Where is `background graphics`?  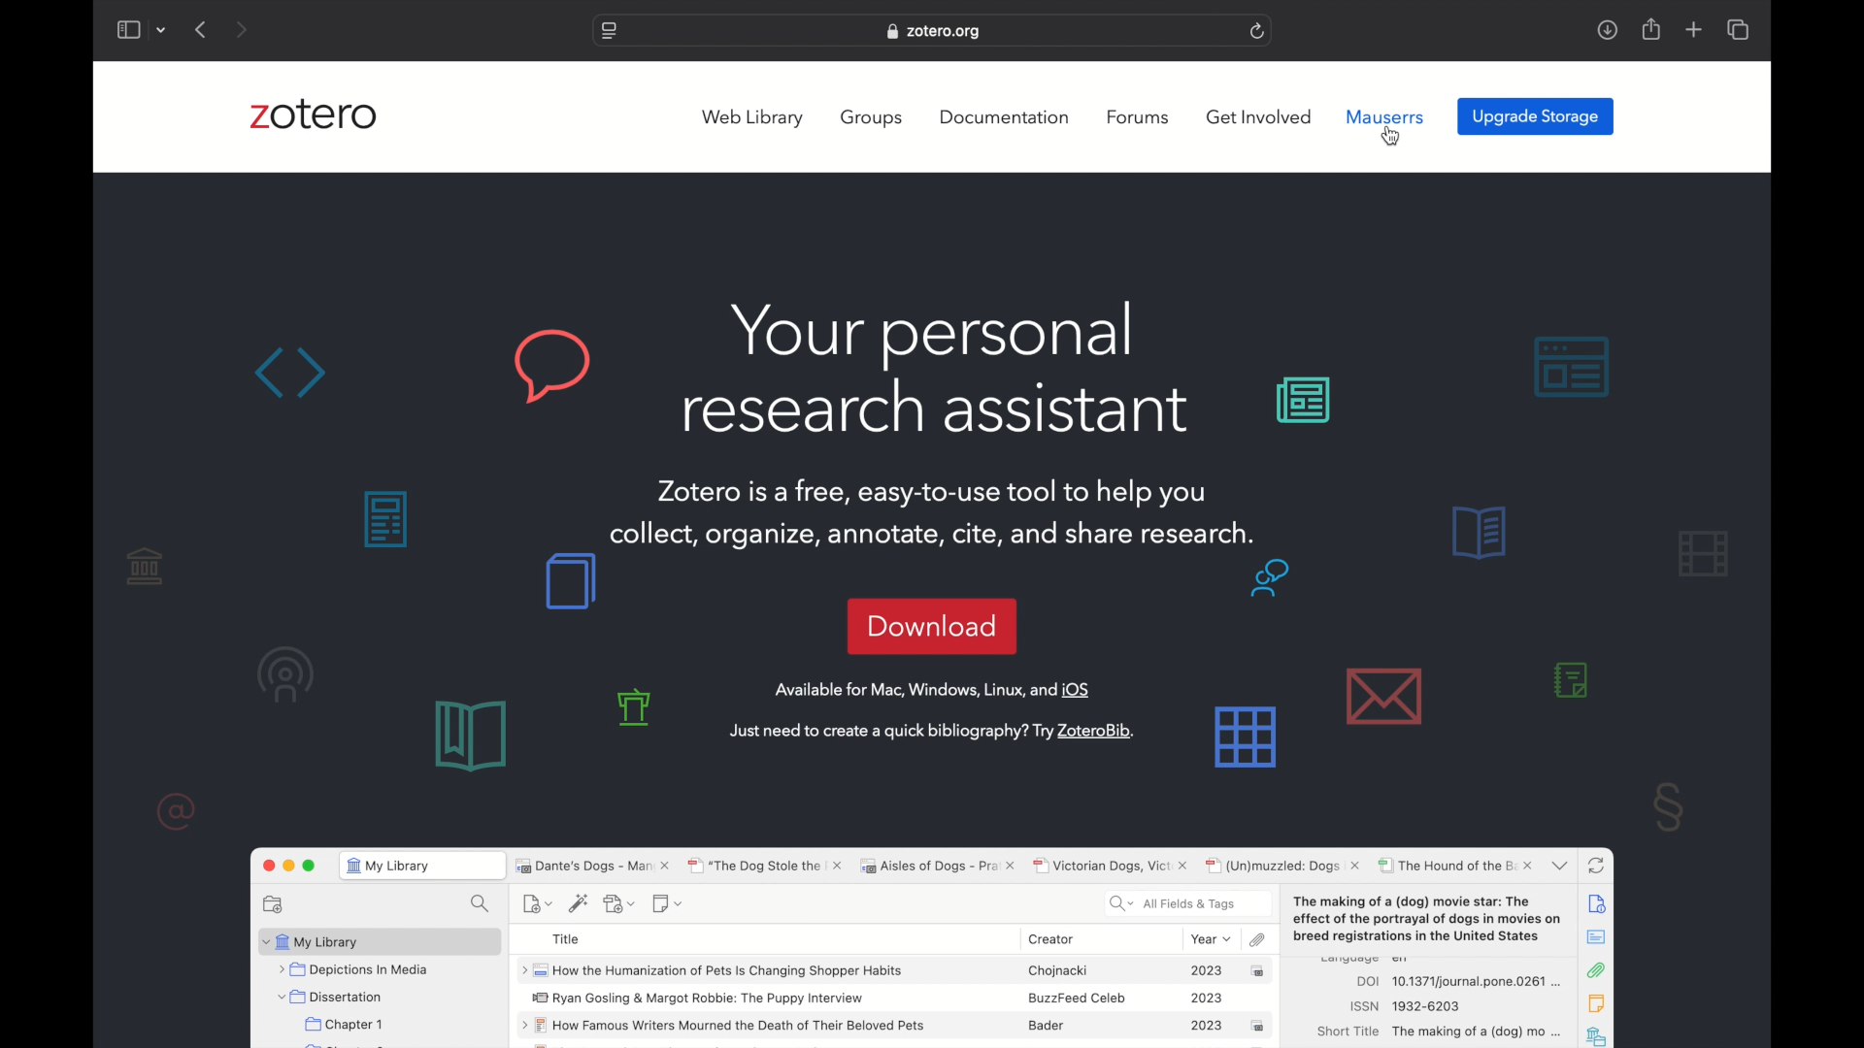 background graphics is located at coordinates (639, 708).